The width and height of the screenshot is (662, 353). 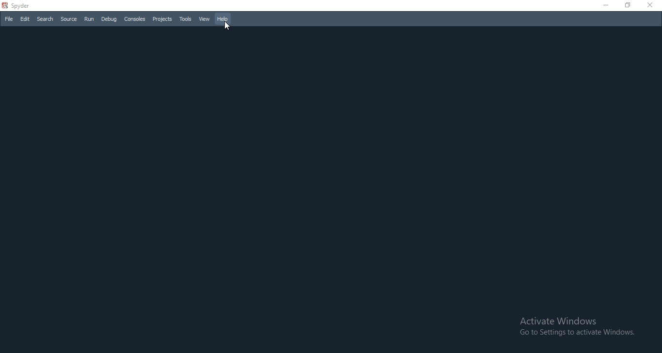 What do you see at coordinates (8, 19) in the screenshot?
I see `File ` at bounding box center [8, 19].